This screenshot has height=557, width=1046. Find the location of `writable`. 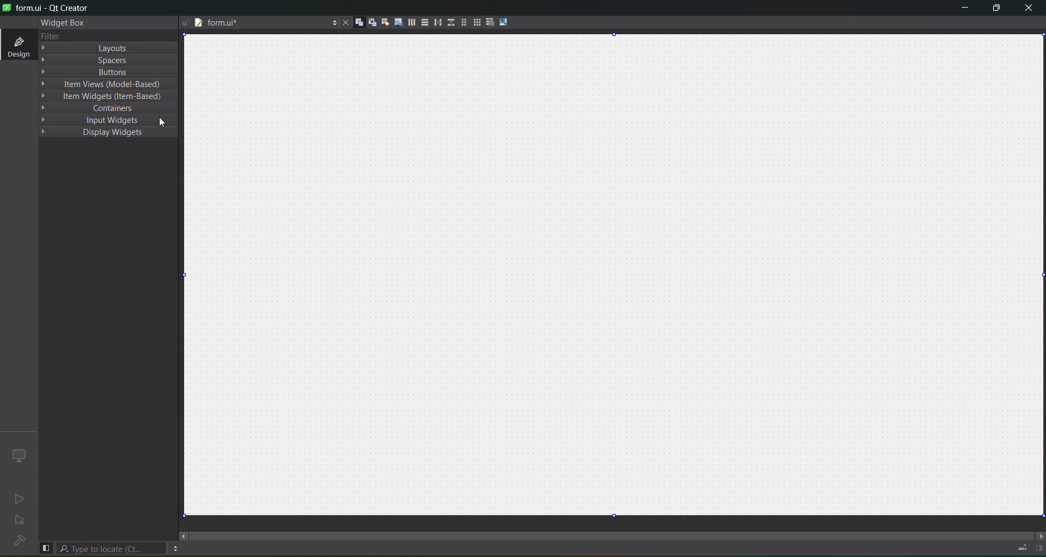

writable is located at coordinates (183, 23).